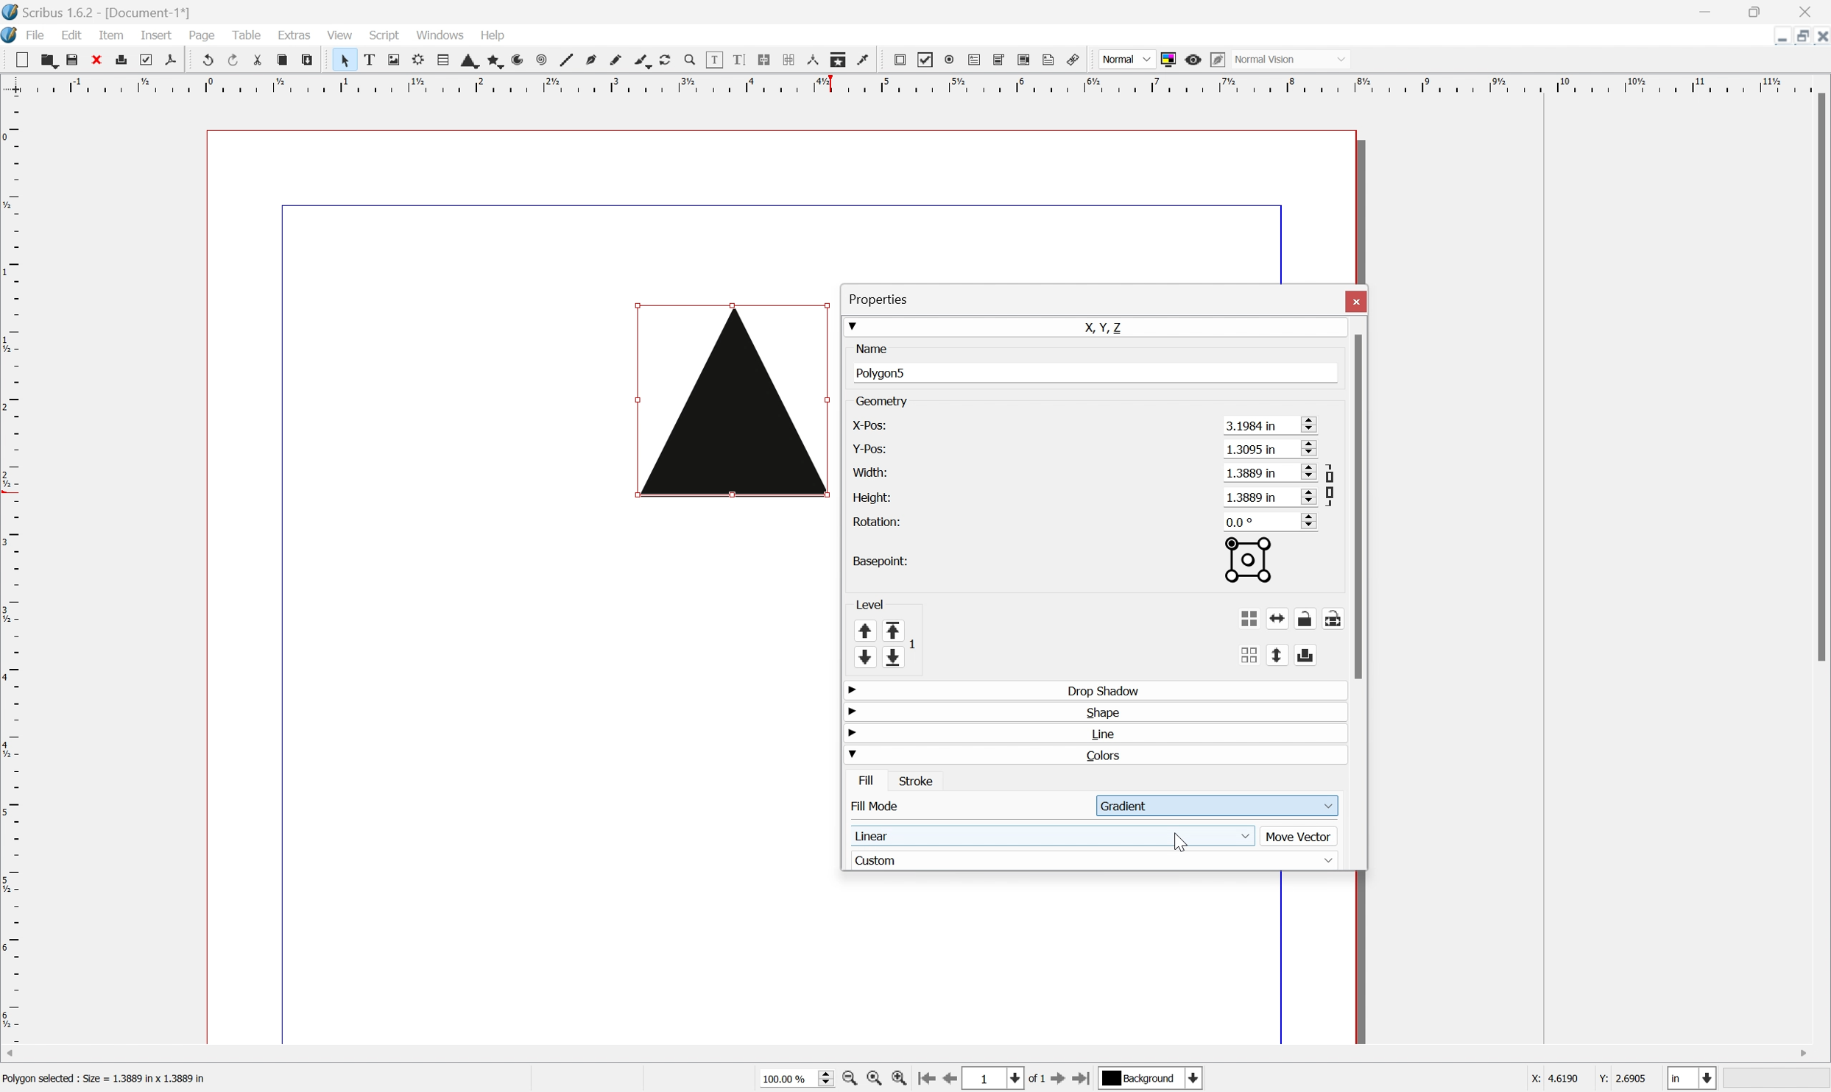  I want to click on Close, so click(1804, 13).